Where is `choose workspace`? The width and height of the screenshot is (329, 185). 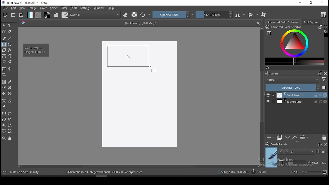 choose workspace is located at coordinates (323, 15).